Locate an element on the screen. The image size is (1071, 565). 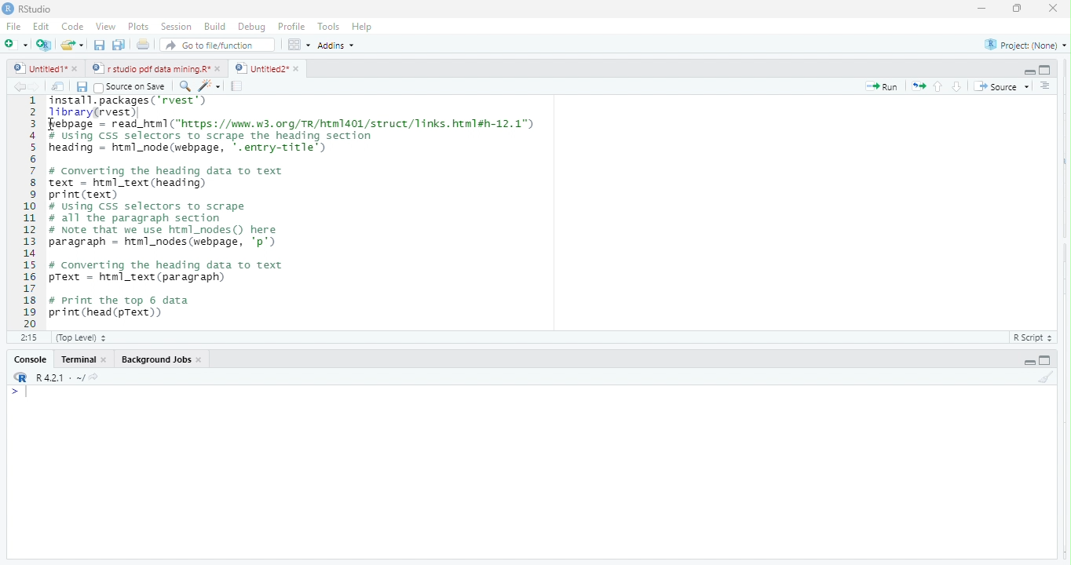
Console is located at coordinates (30, 360).